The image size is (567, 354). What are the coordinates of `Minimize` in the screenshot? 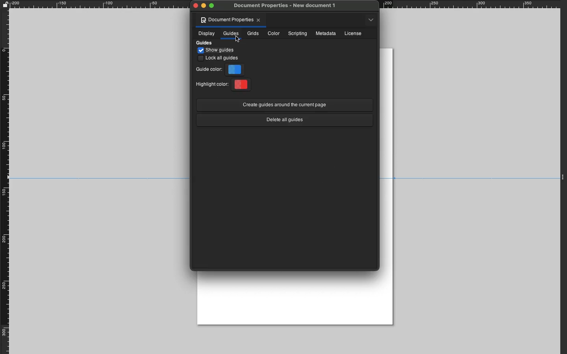 It's located at (204, 6).